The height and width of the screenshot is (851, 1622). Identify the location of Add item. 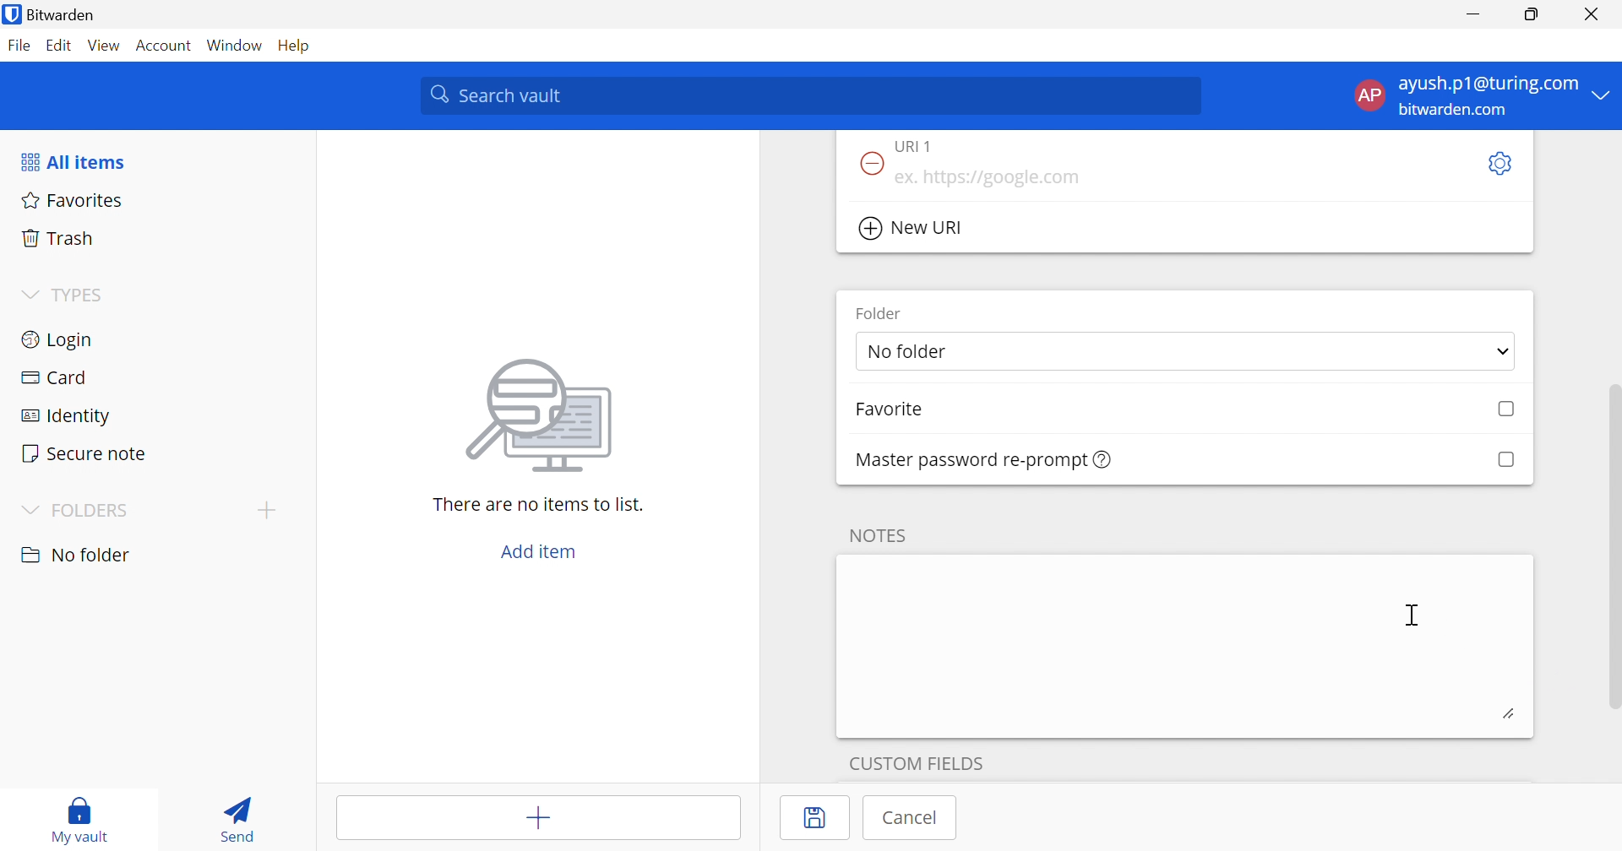
(540, 820).